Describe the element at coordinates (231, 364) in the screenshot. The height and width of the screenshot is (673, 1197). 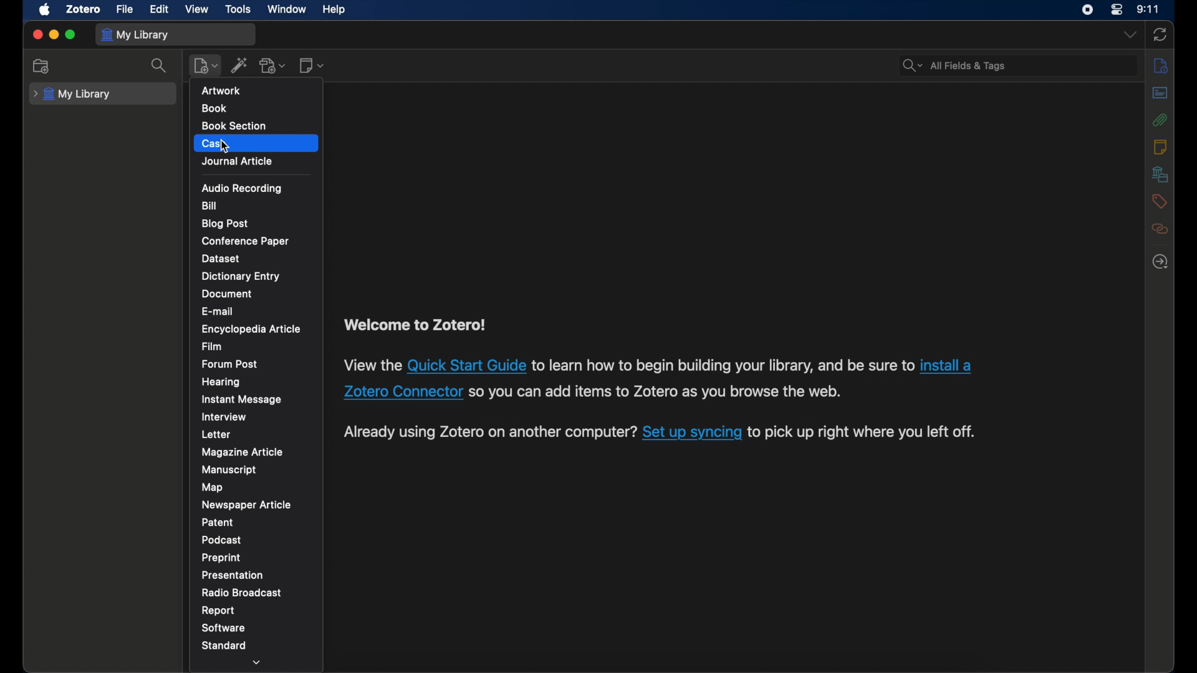
I see `forum post` at that location.